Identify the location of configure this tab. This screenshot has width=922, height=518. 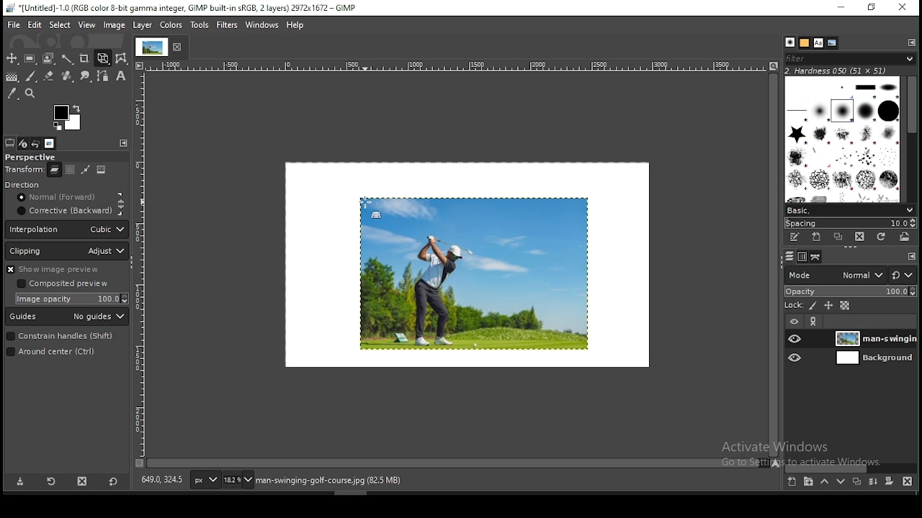
(913, 42).